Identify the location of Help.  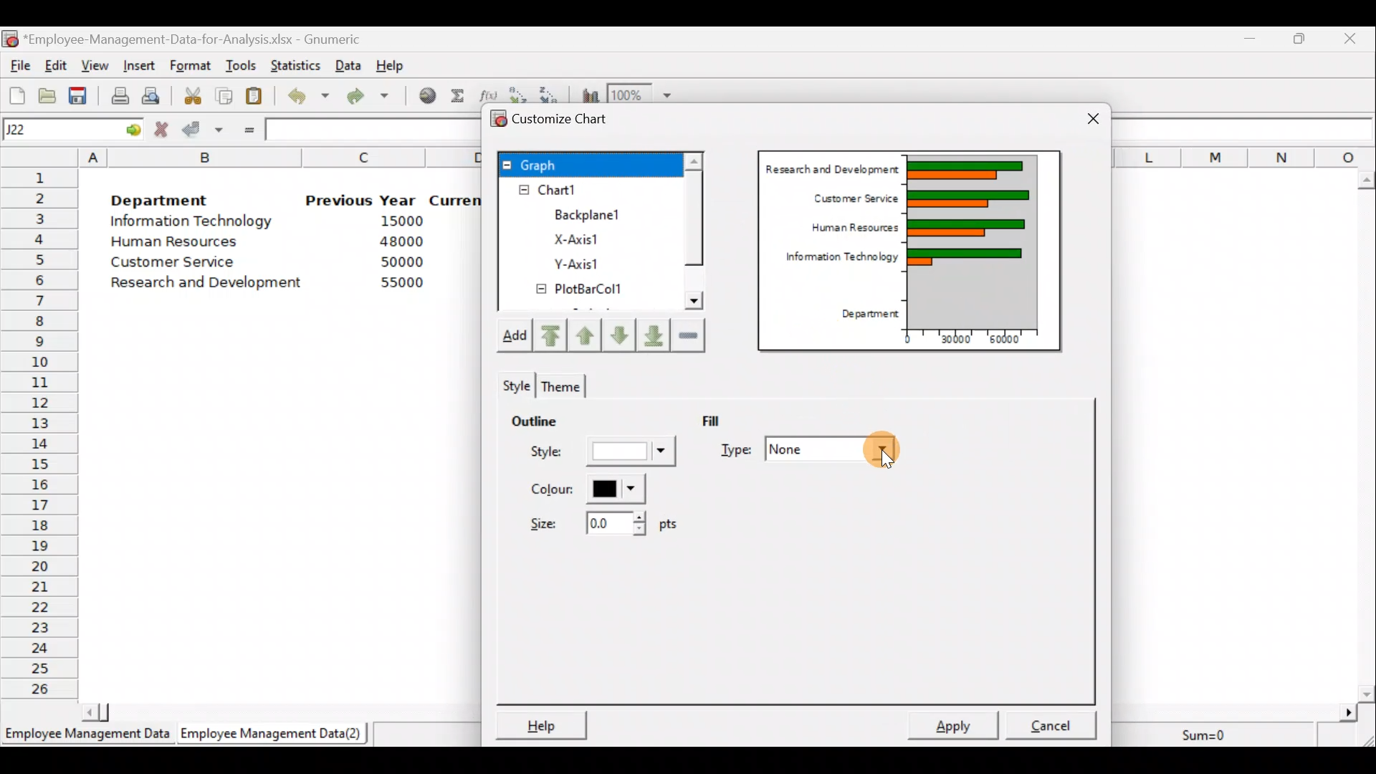
(542, 722).